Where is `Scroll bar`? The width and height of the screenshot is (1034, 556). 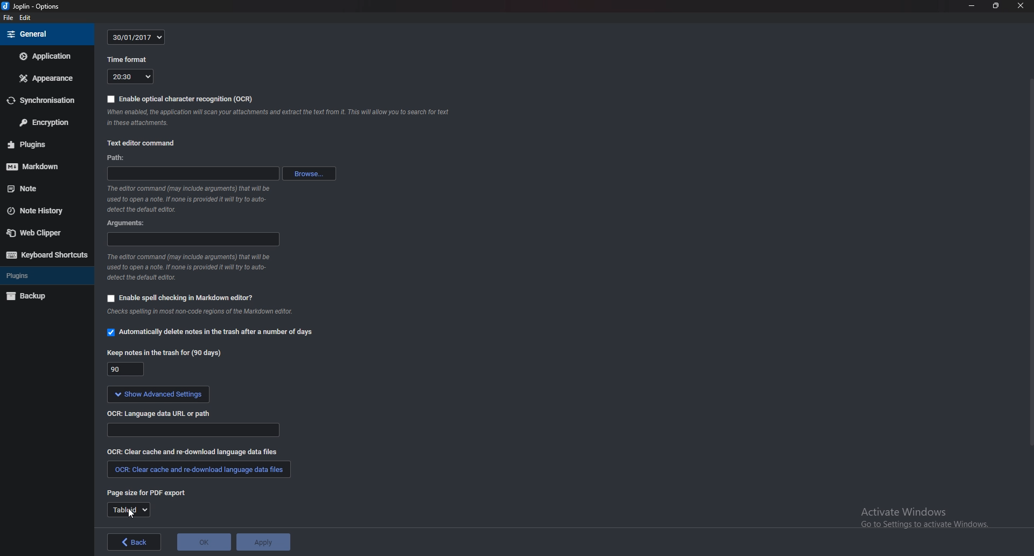 Scroll bar is located at coordinates (1025, 256).